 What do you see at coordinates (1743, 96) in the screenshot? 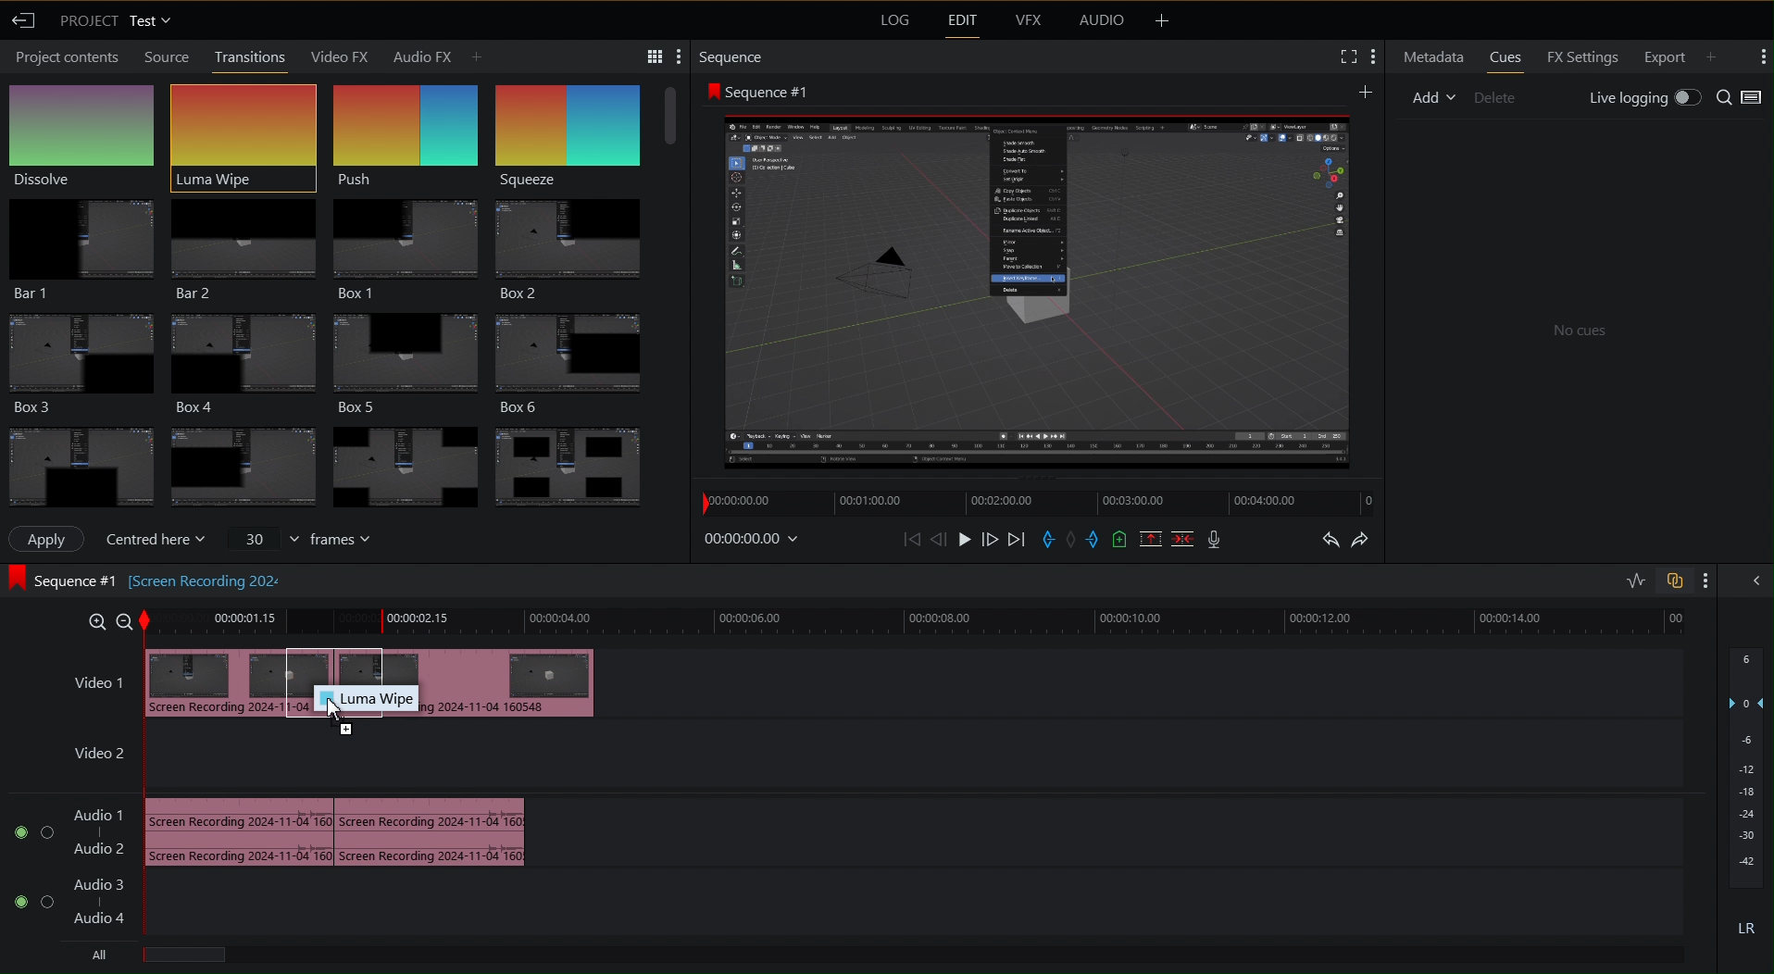
I see `Search` at bounding box center [1743, 96].